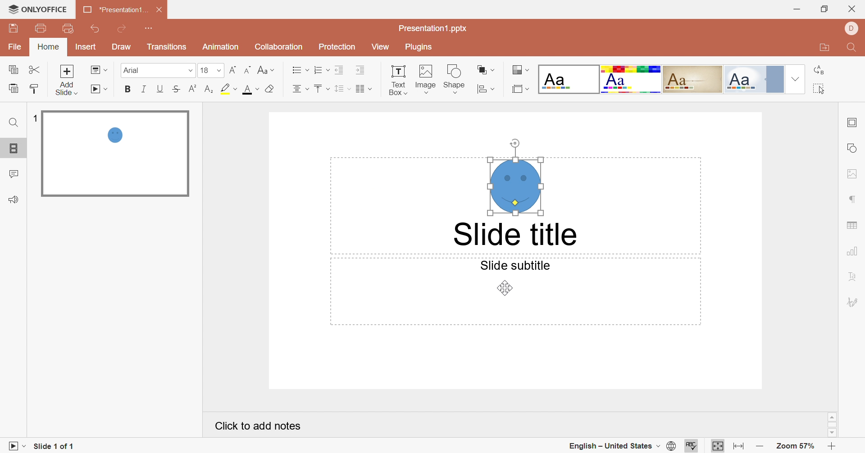  What do you see at coordinates (854, 251) in the screenshot?
I see `chart settings` at bounding box center [854, 251].